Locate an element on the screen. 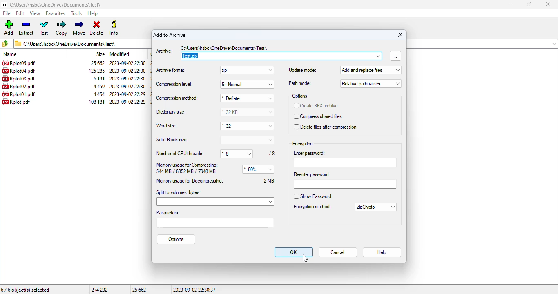 The image size is (558, 294). * 80% is located at coordinates (258, 169).